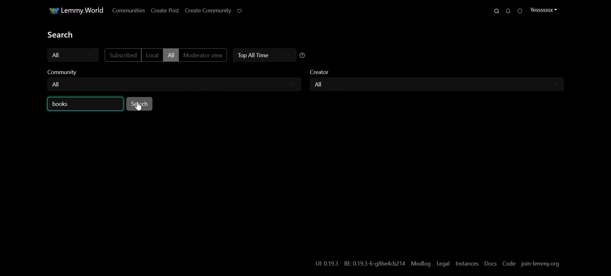  I want to click on Text, so click(62, 104).